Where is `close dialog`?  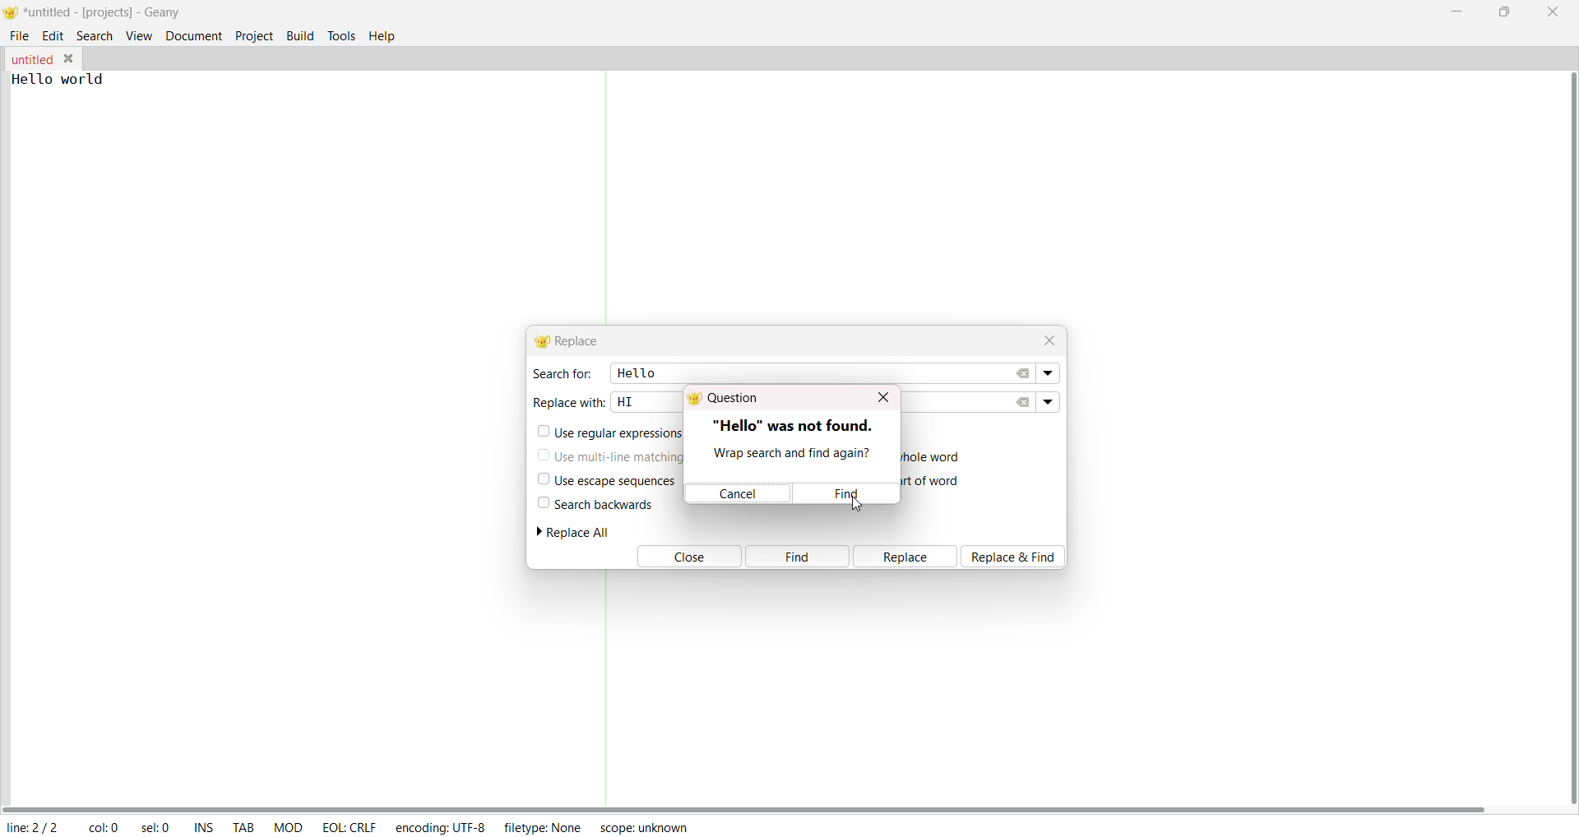 close dialog is located at coordinates (882, 397).